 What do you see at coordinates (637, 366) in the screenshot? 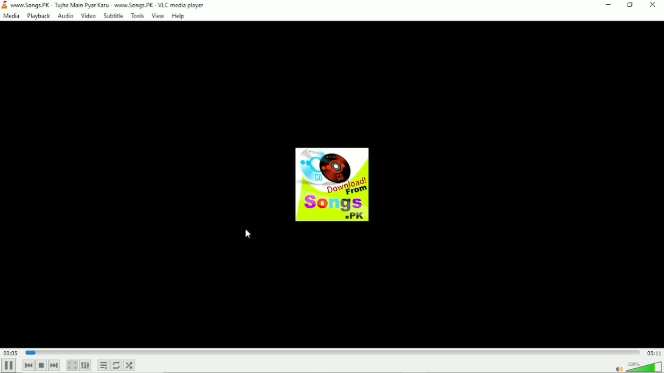
I see `Volume` at bounding box center [637, 366].